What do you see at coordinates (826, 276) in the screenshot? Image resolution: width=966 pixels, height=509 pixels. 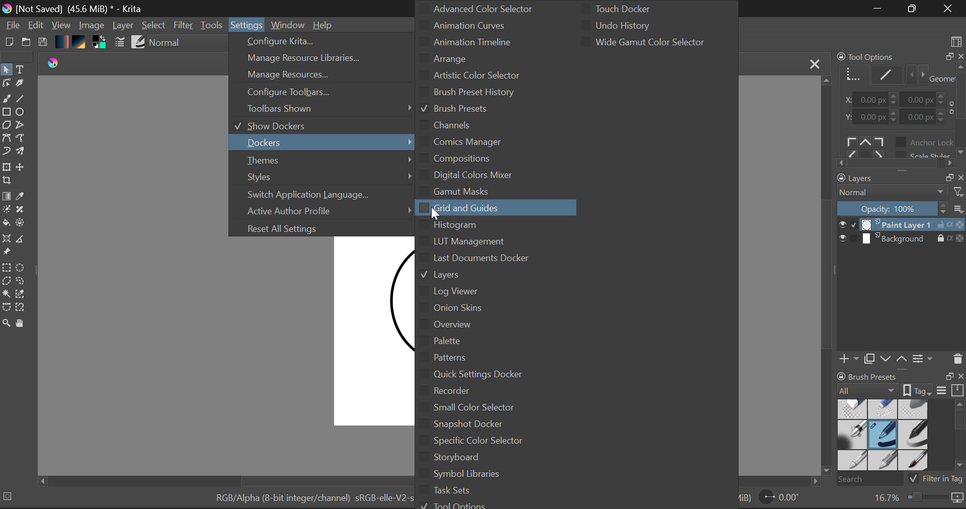 I see `Scroll Bar` at bounding box center [826, 276].